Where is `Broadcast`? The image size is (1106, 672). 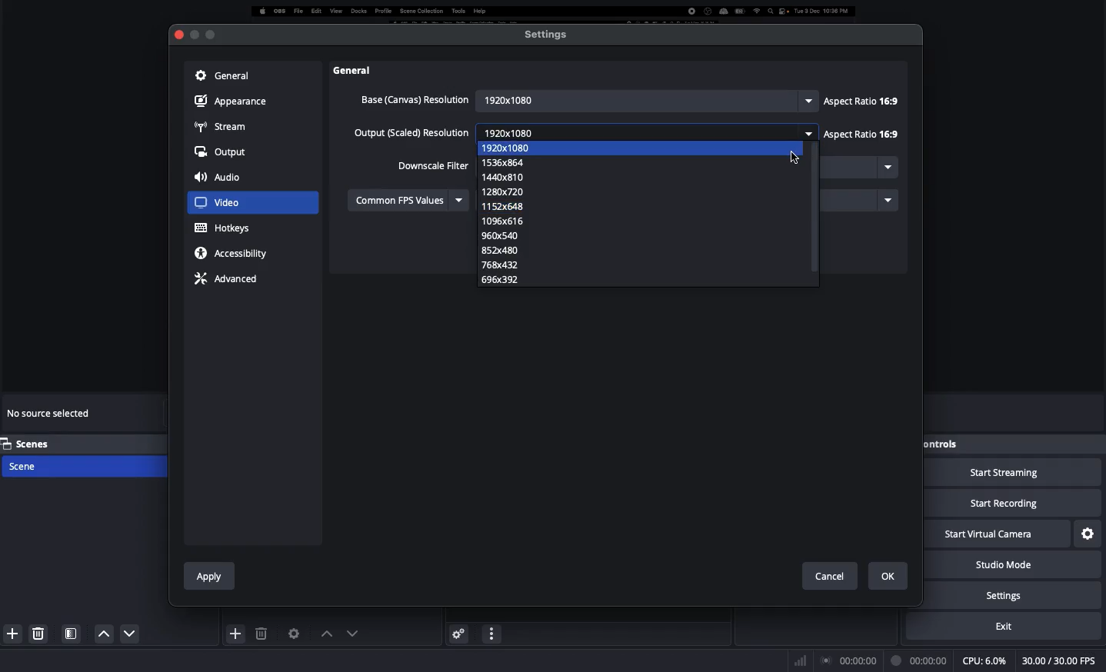 Broadcast is located at coordinates (850, 660).